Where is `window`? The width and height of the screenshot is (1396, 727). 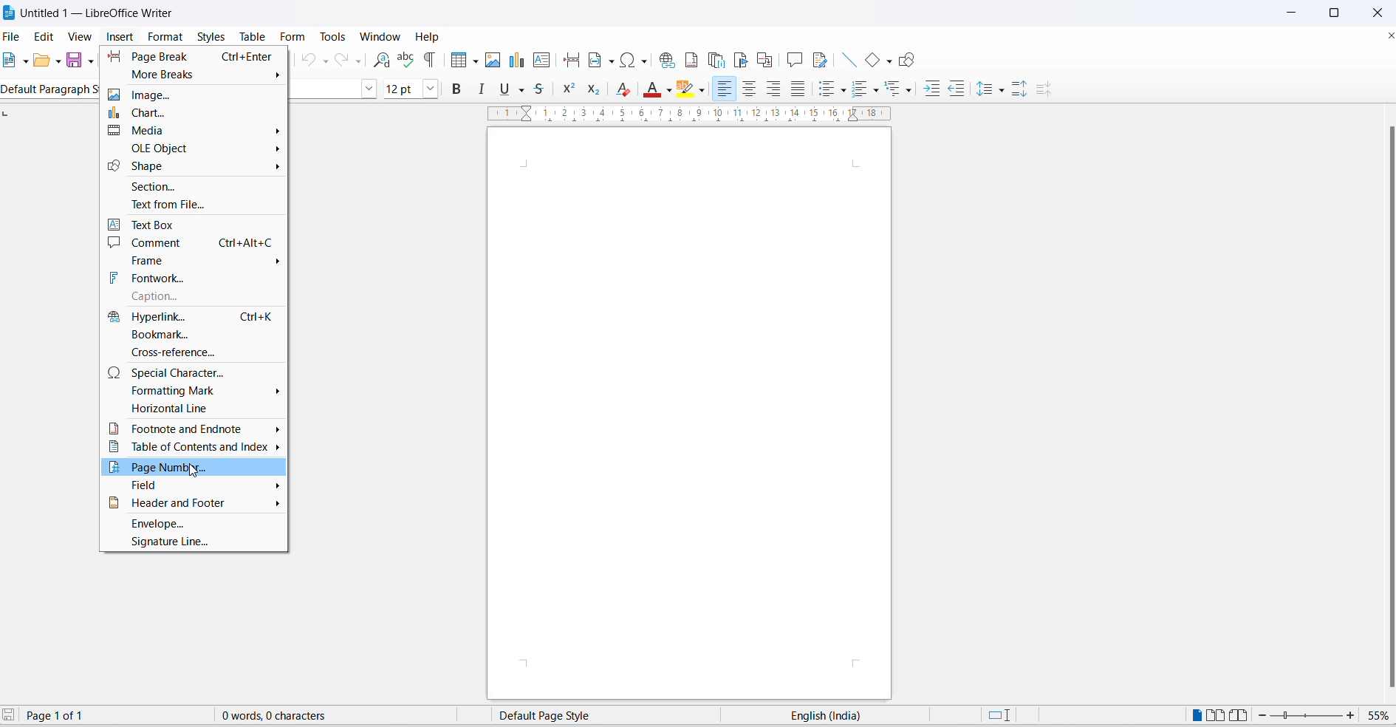
window is located at coordinates (379, 37).